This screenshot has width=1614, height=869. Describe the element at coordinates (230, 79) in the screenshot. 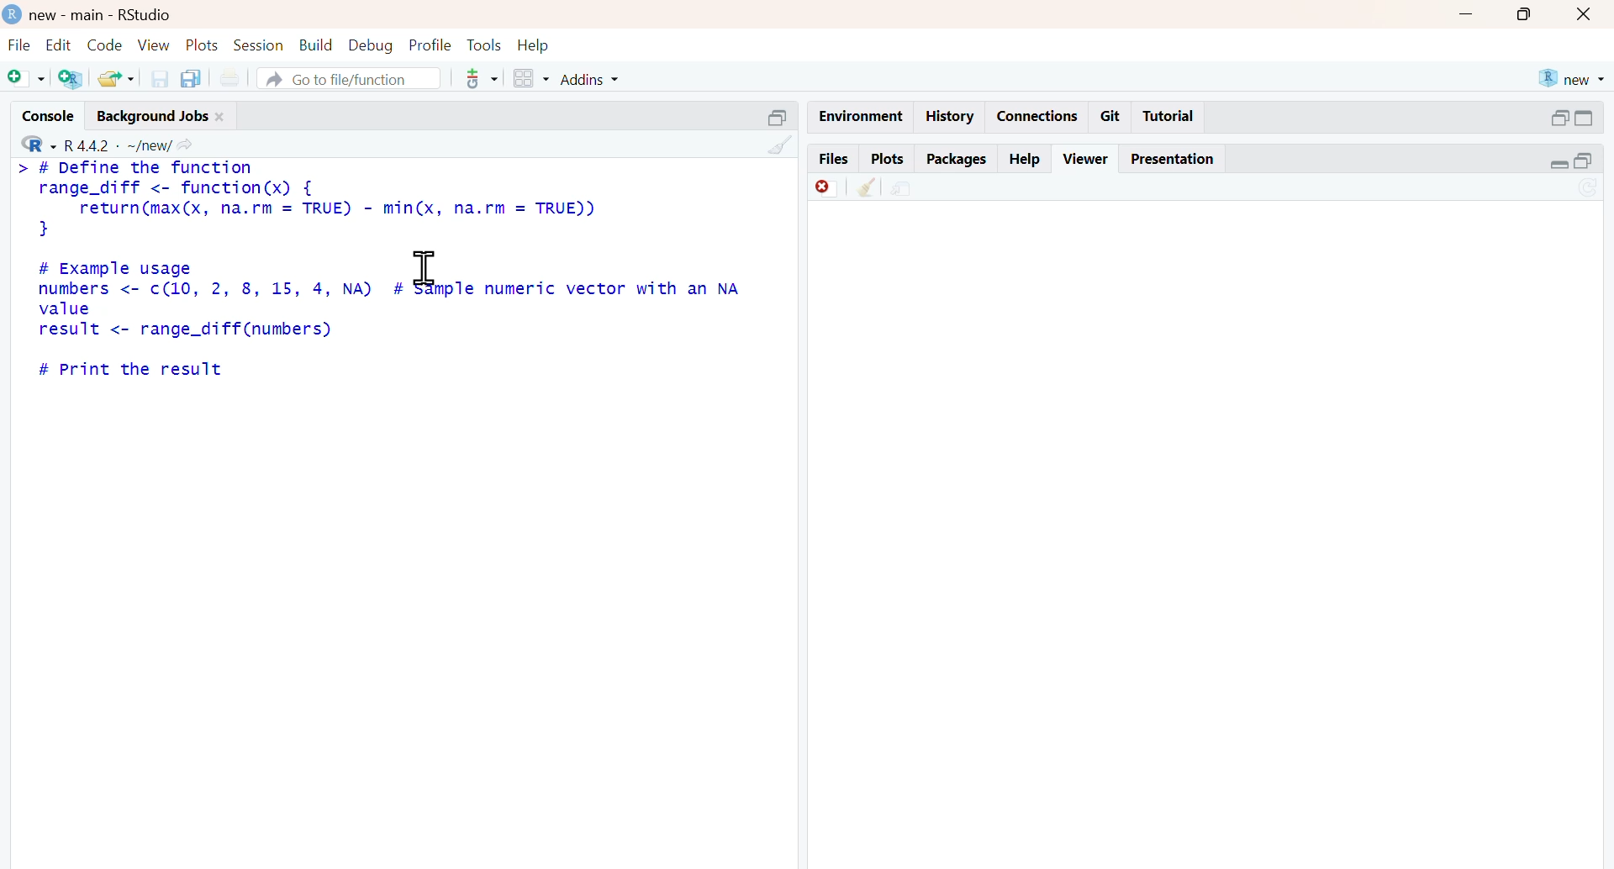

I see `print` at that location.